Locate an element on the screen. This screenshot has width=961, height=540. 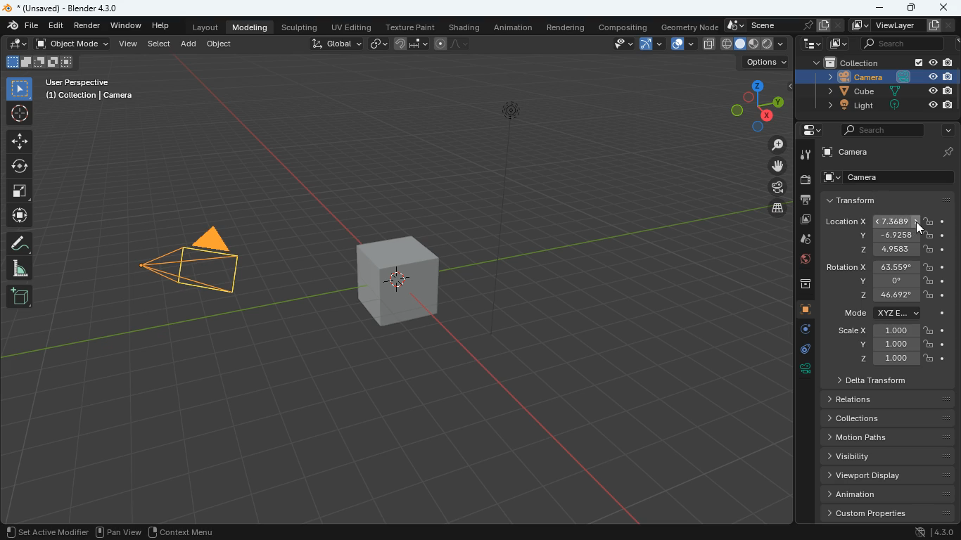
draw is located at coordinates (451, 45).